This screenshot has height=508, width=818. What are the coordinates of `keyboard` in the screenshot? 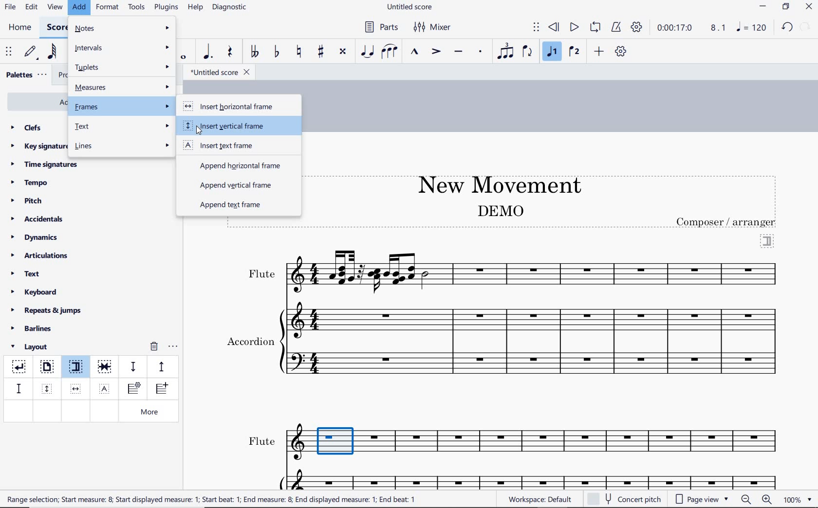 It's located at (35, 292).